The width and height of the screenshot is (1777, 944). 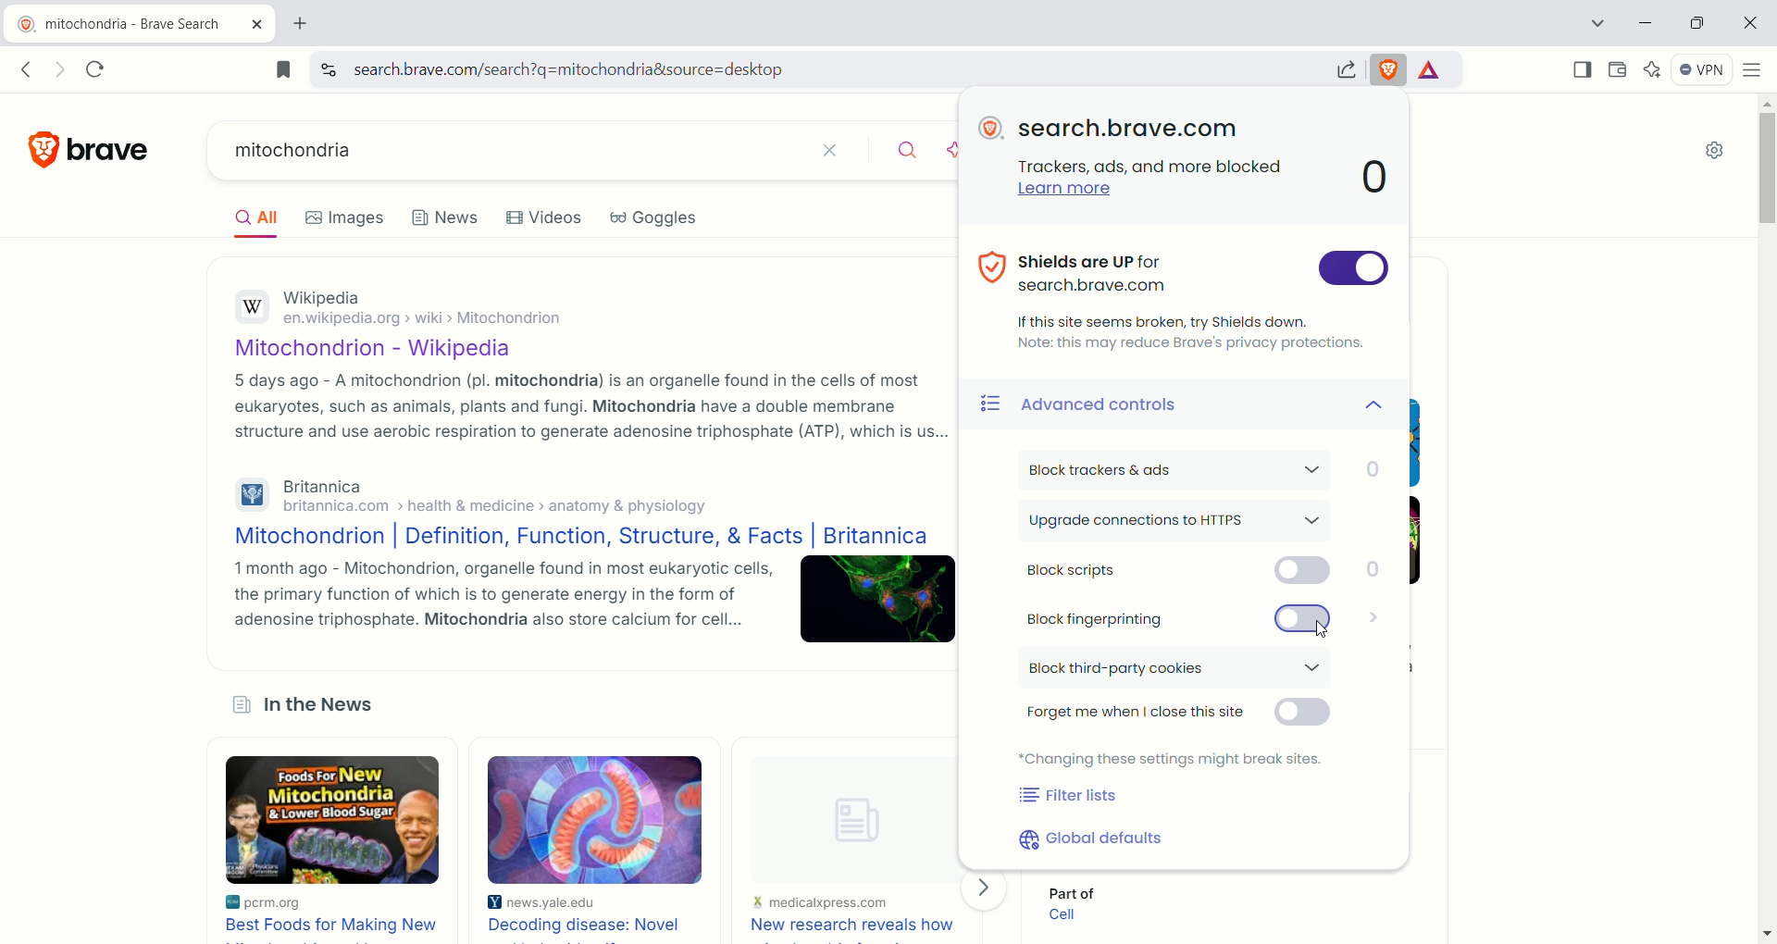 What do you see at coordinates (1317, 632) in the screenshot?
I see `cursor` at bounding box center [1317, 632].